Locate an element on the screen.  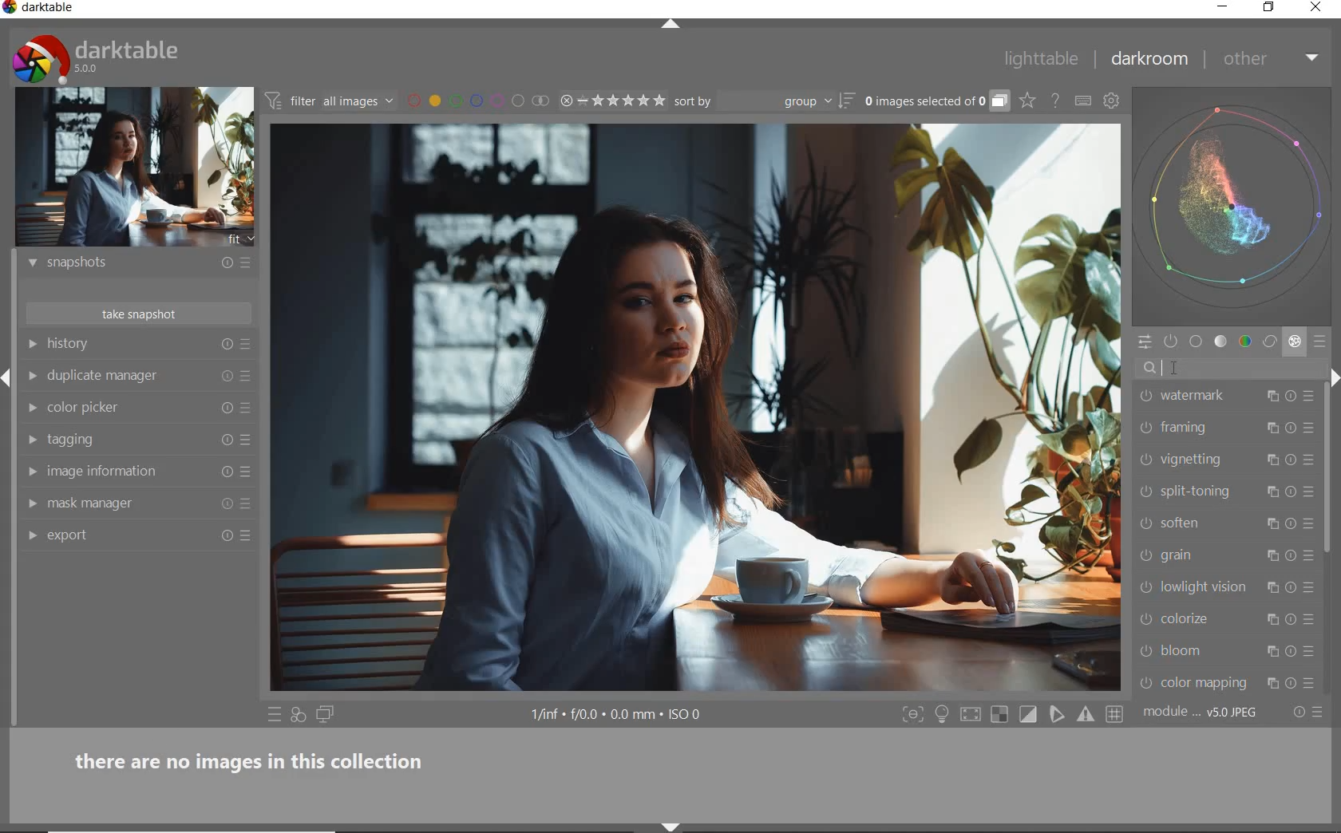
'split-toning' is switched off is located at coordinates (1146, 492).